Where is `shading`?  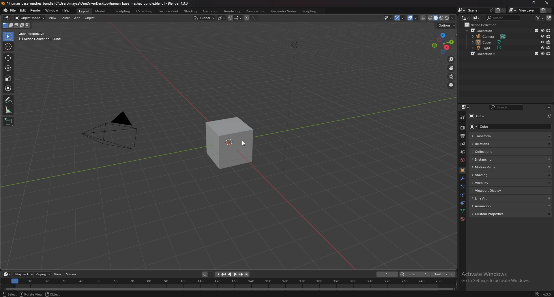
shading is located at coordinates (191, 12).